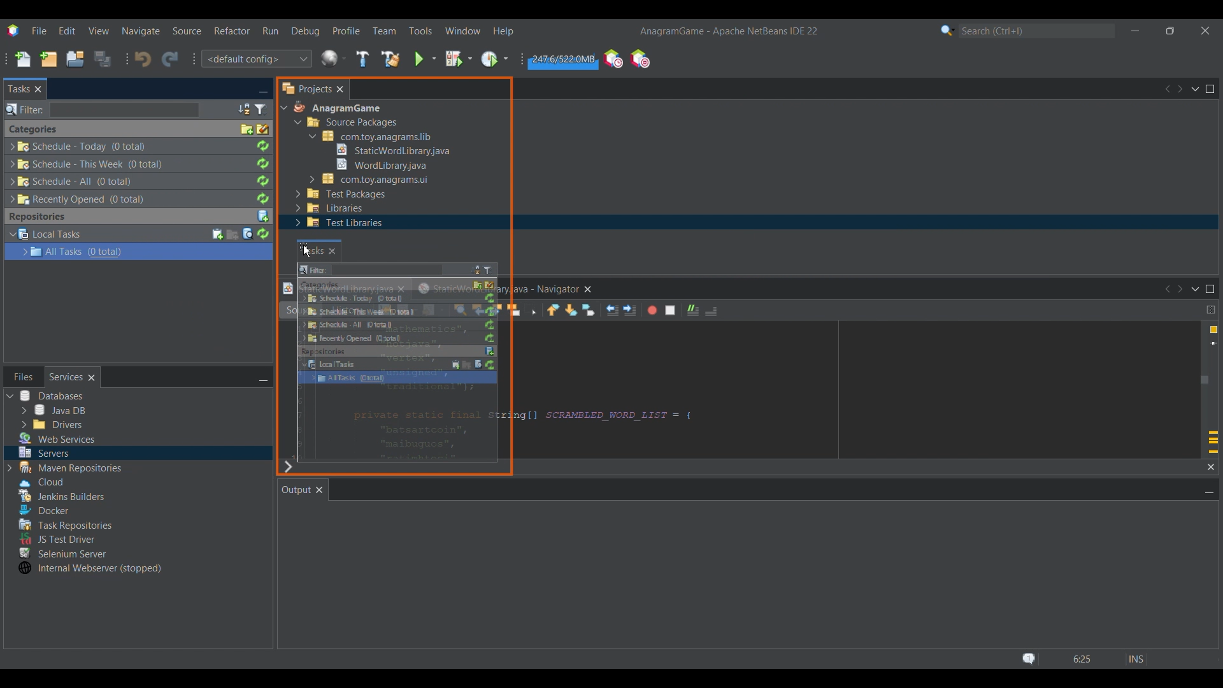 This screenshot has height=688, width=1223. What do you see at coordinates (395, 296) in the screenshot?
I see `` at bounding box center [395, 296].